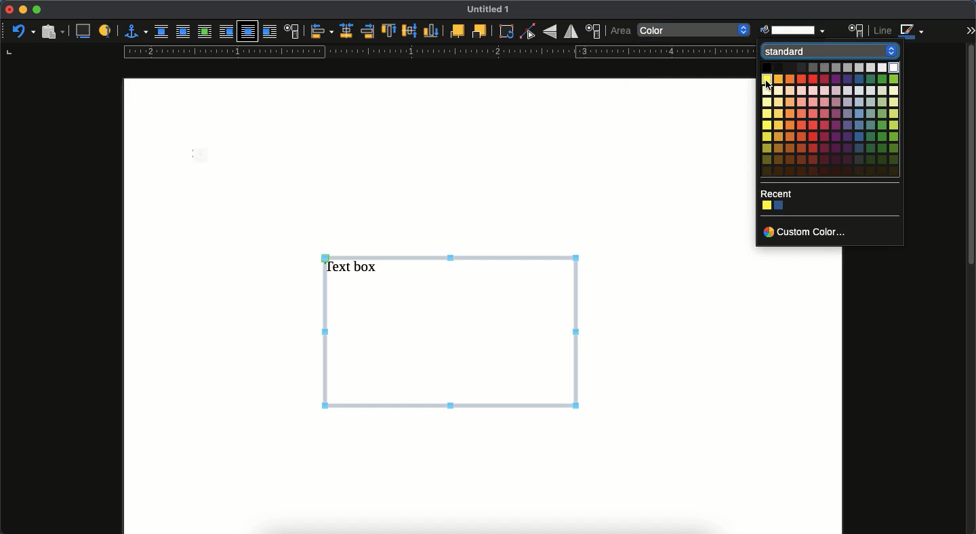  Describe the element at coordinates (792, 28) in the screenshot. I see `fill color` at that location.